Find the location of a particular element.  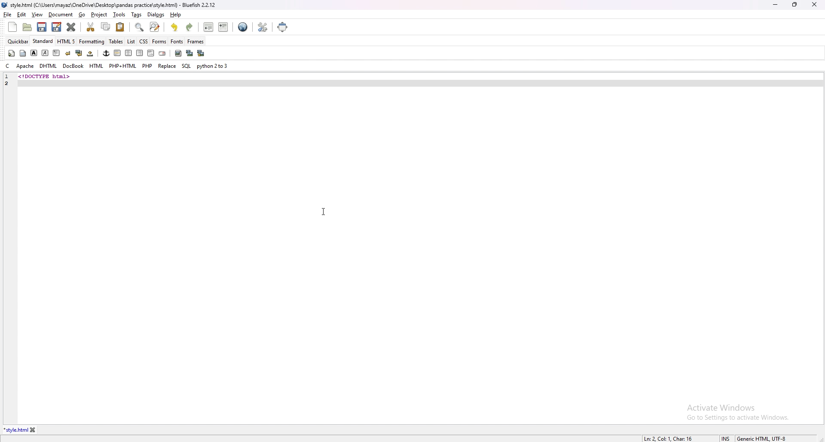

save is located at coordinates (42, 27).